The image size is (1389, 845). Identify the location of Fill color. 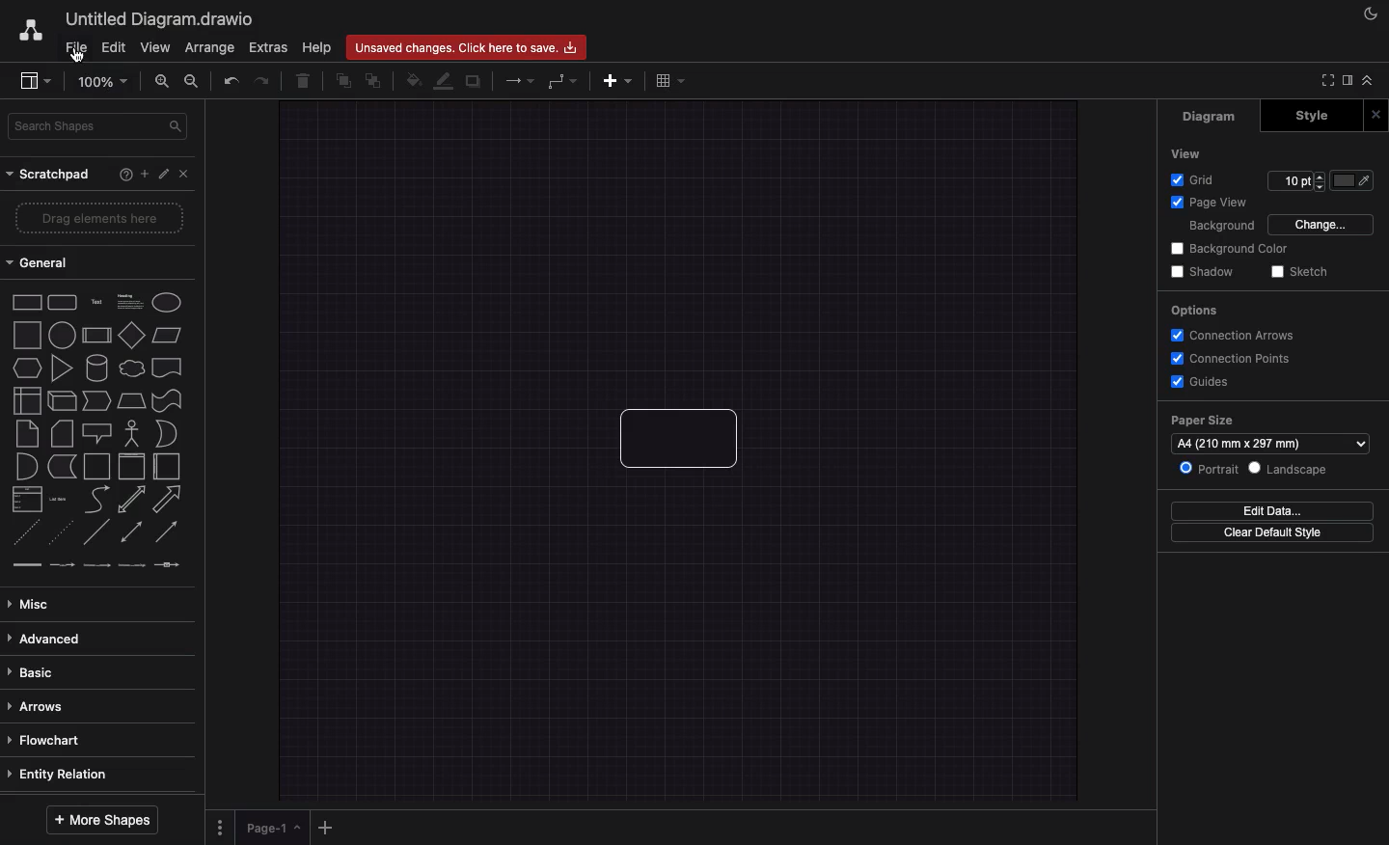
(416, 80).